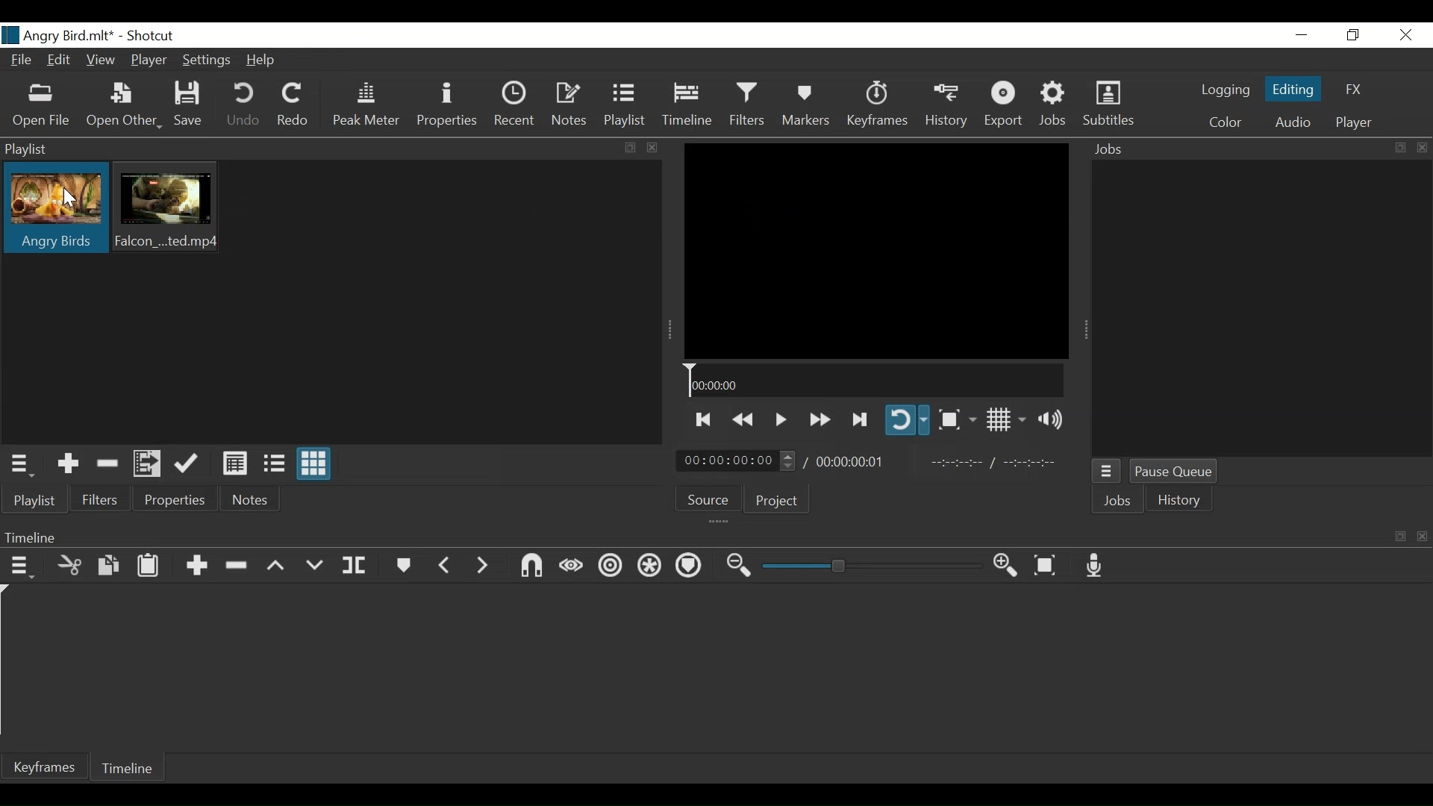  Describe the element at coordinates (781, 417) in the screenshot. I see `Toggle play or pause` at that location.